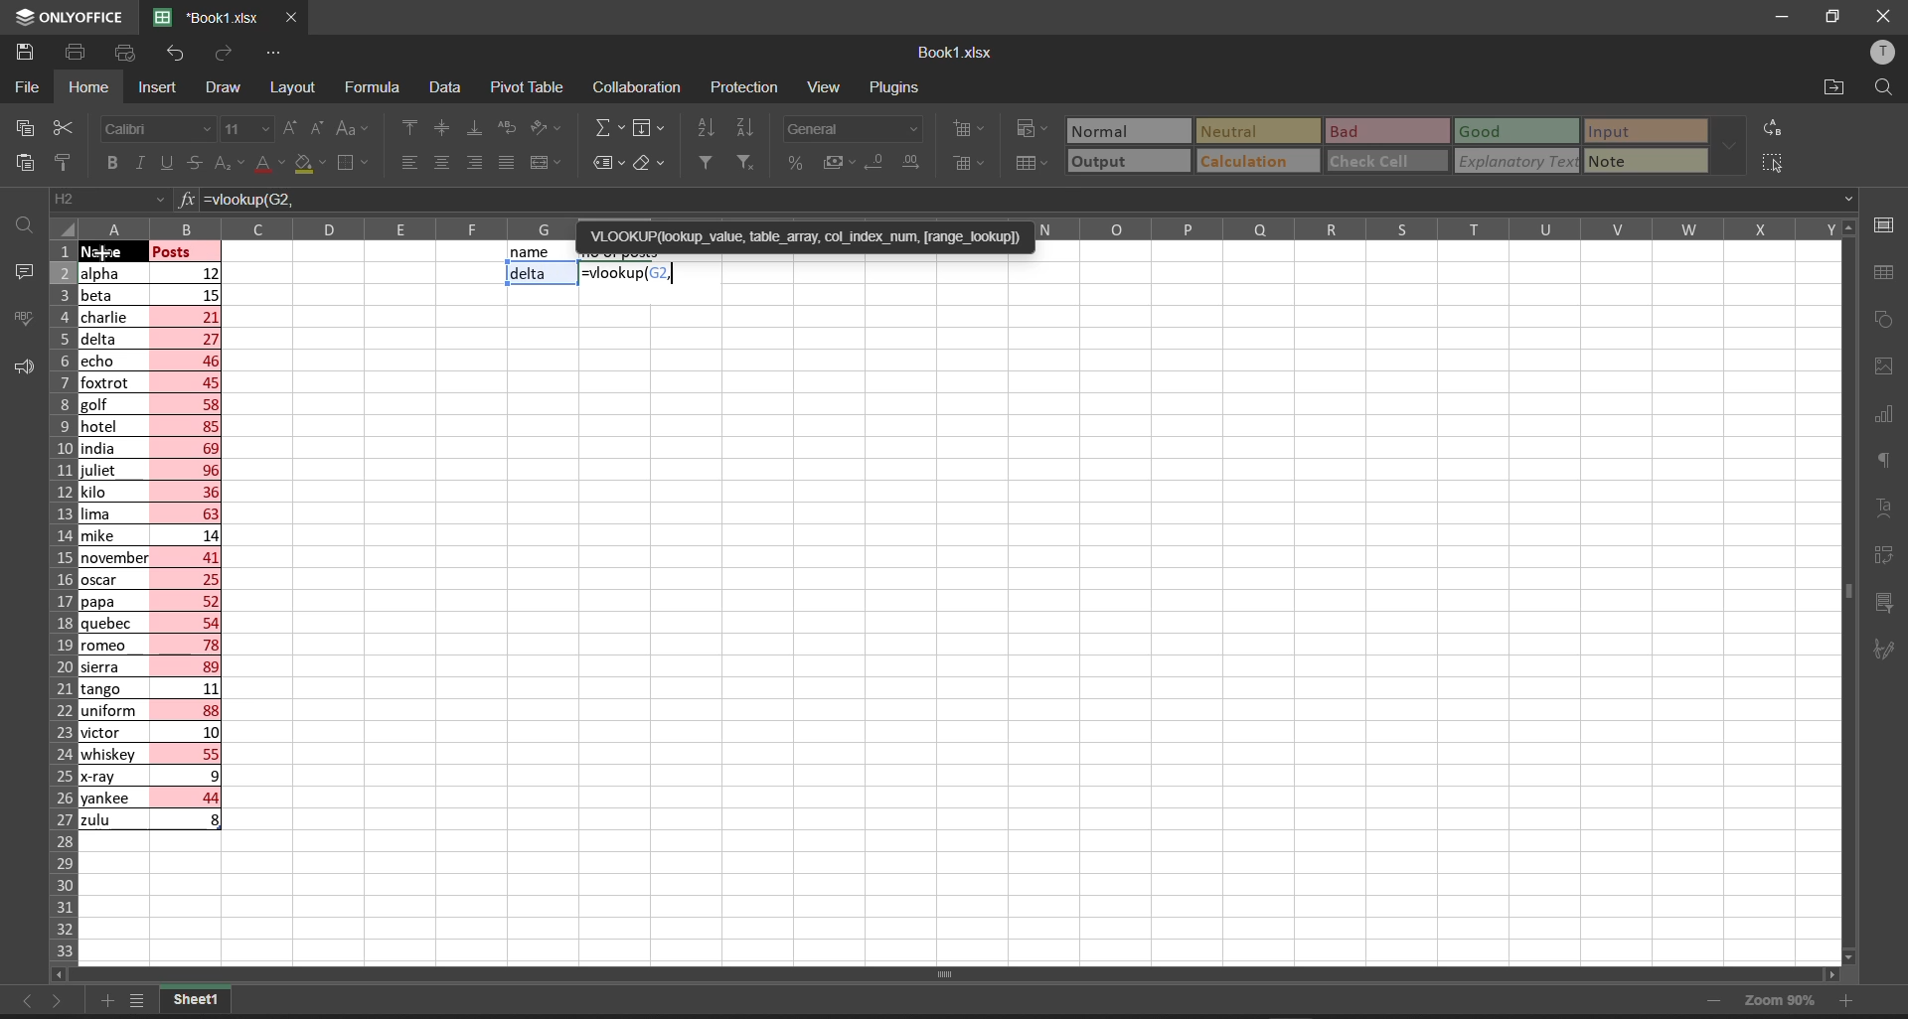 The width and height of the screenshot is (1908, 1019). Describe the element at coordinates (1031, 163) in the screenshot. I see `format as table` at that location.